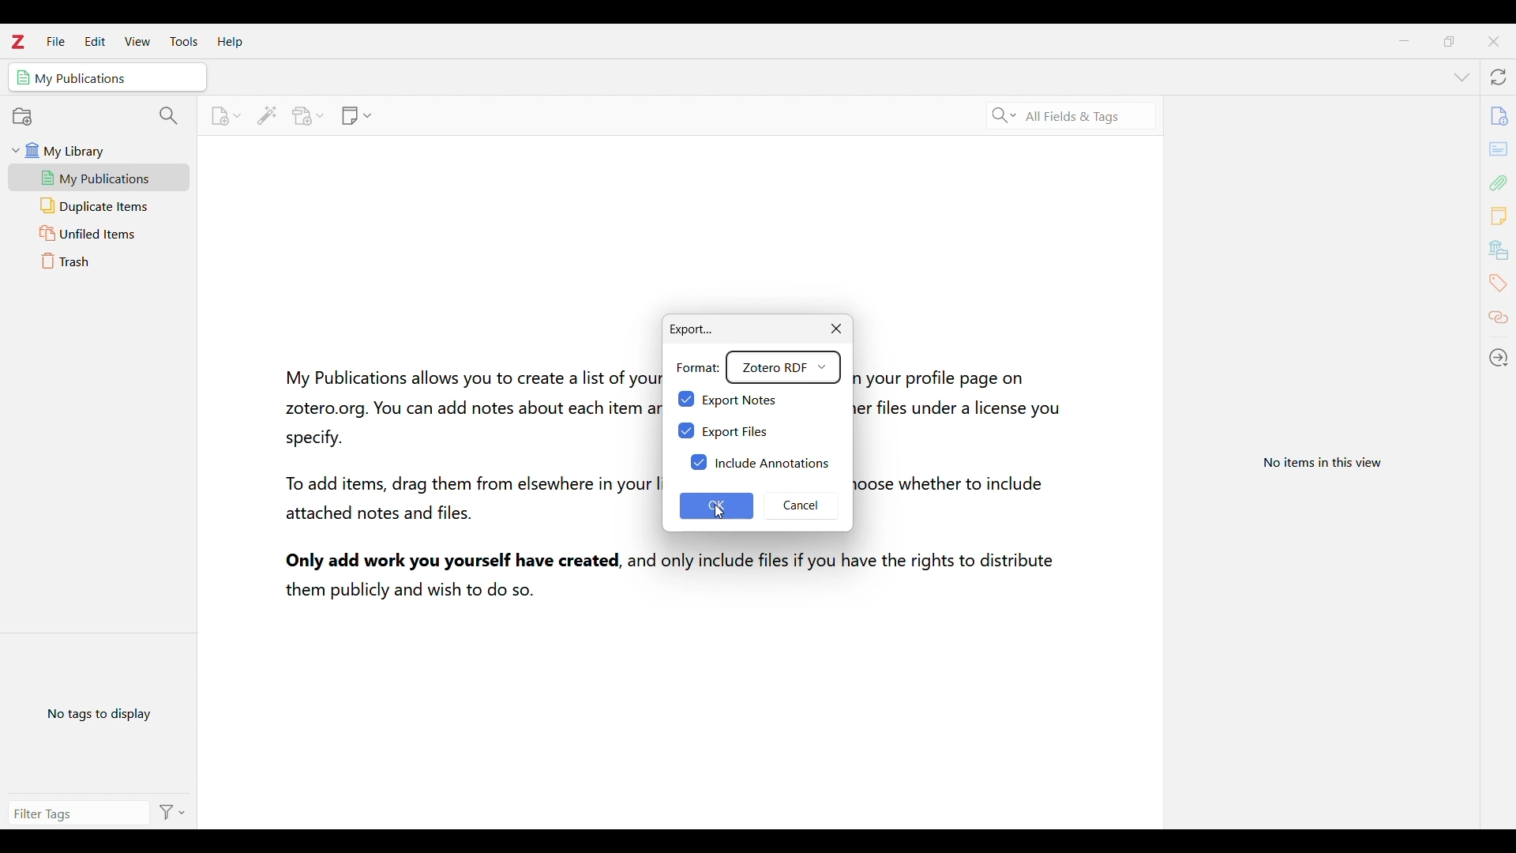 This screenshot has width=1516, height=853. Describe the element at coordinates (760, 462) in the screenshot. I see `Include Annotations` at that location.